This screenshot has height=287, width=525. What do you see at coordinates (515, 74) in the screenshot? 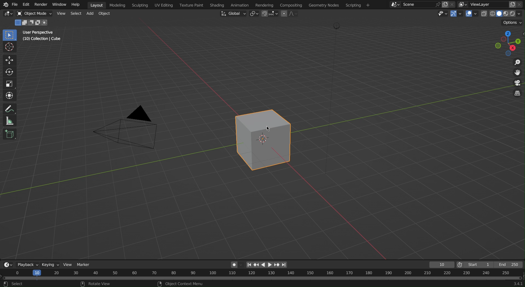
I see `Move View` at bounding box center [515, 74].